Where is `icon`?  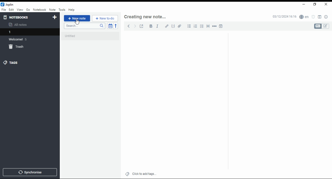 icon is located at coordinates (8, 4).